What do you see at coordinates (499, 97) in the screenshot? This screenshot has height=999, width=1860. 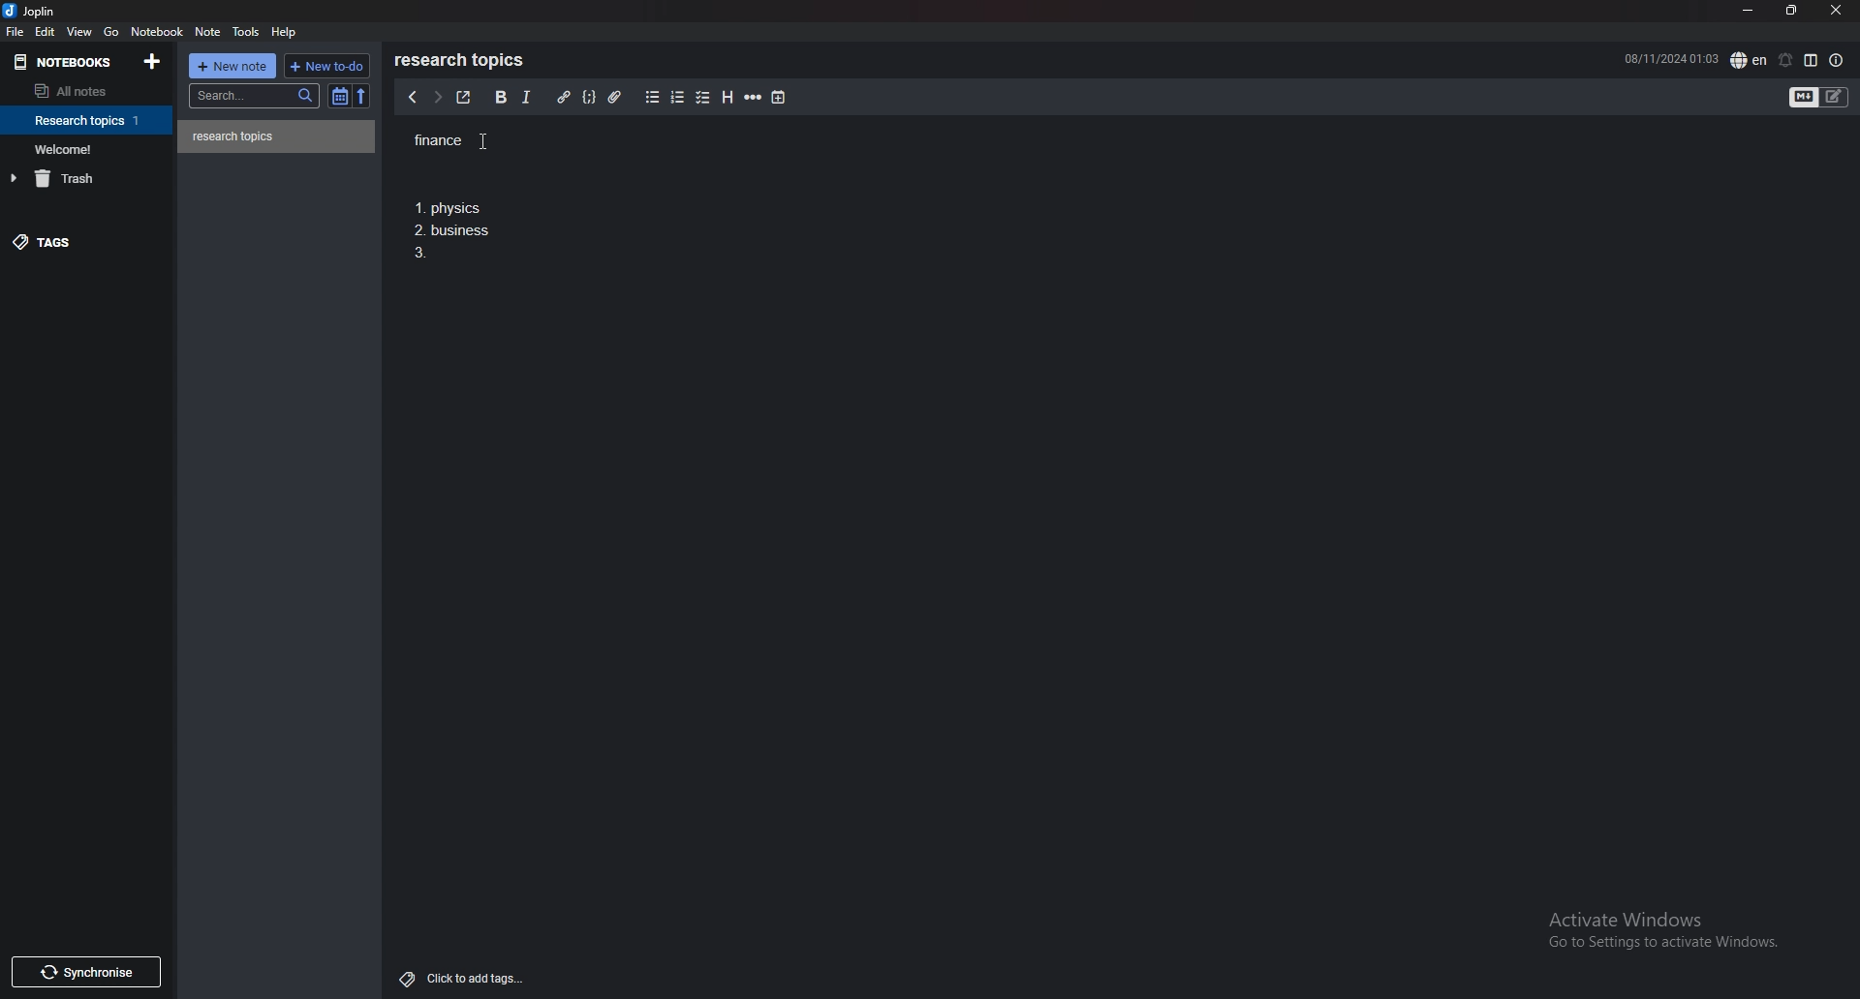 I see `bold` at bounding box center [499, 97].